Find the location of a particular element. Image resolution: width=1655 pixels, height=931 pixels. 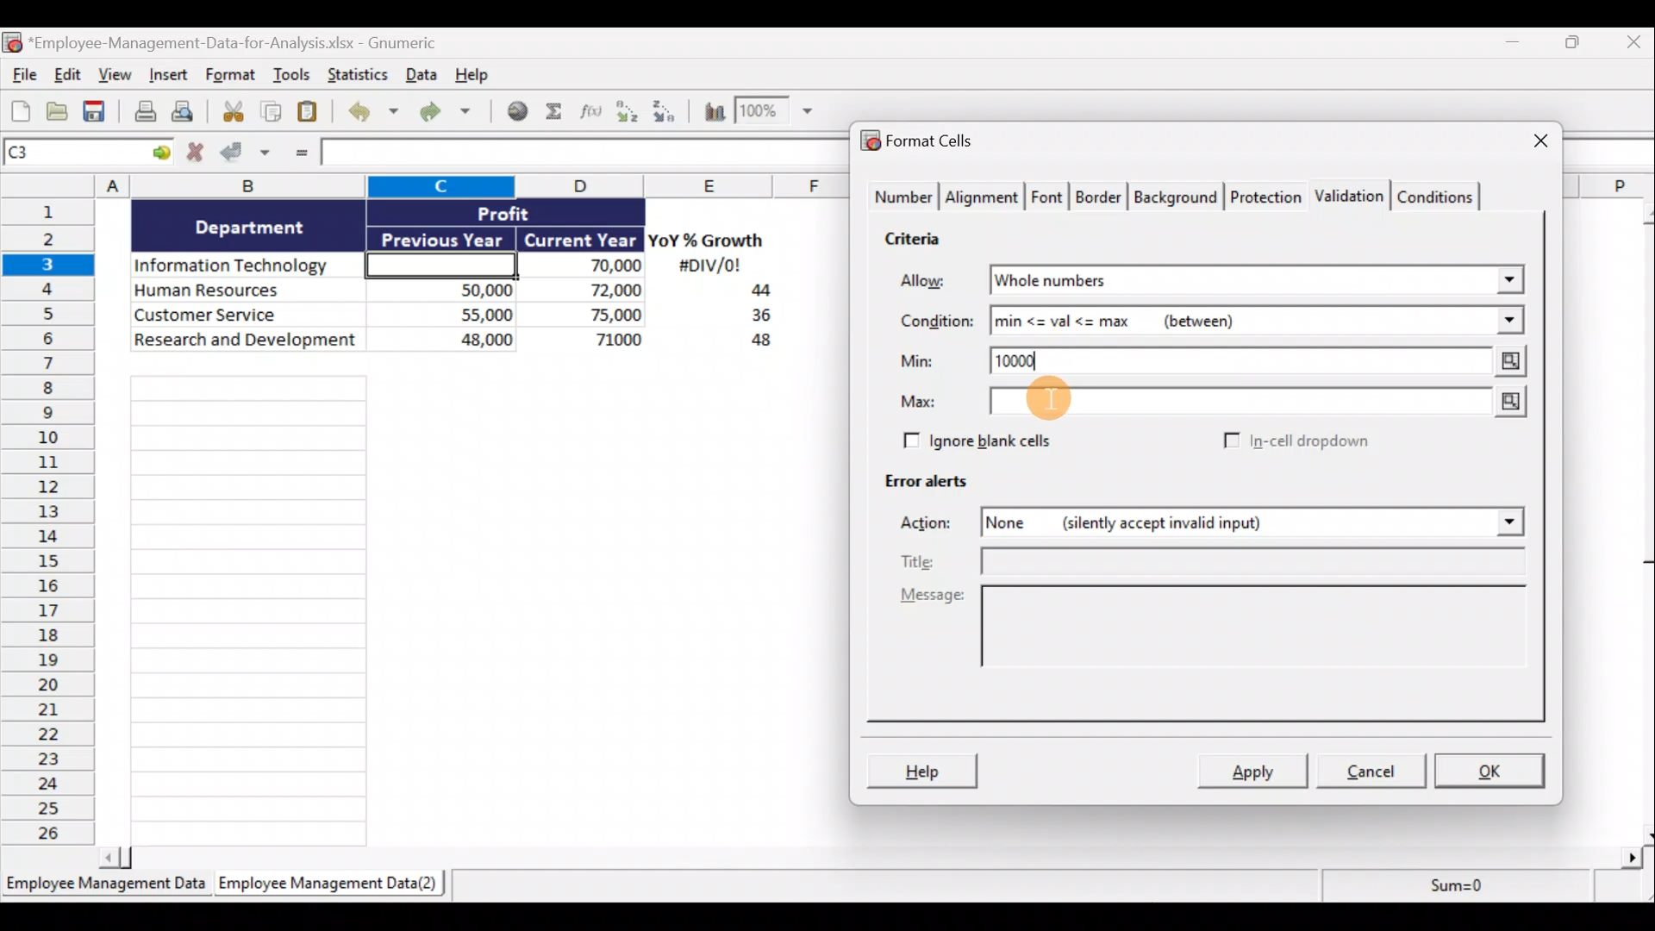

Sum into the current cell is located at coordinates (556, 113).